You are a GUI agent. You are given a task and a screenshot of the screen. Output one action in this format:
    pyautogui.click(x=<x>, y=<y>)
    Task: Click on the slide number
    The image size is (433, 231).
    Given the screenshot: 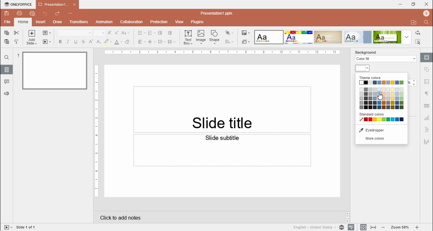 What is the action you would take?
    pyautogui.click(x=28, y=227)
    